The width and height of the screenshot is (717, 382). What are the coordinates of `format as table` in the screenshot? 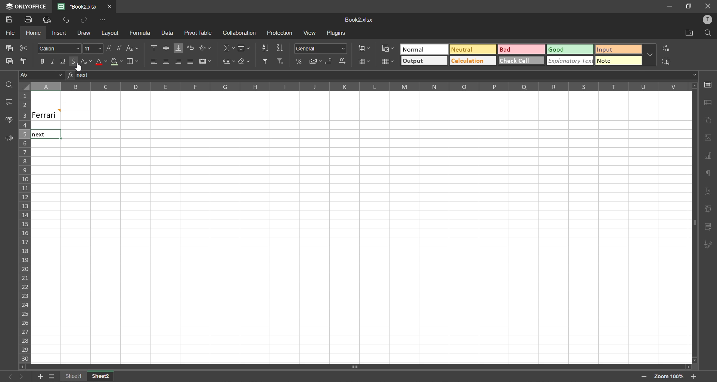 It's located at (388, 61).